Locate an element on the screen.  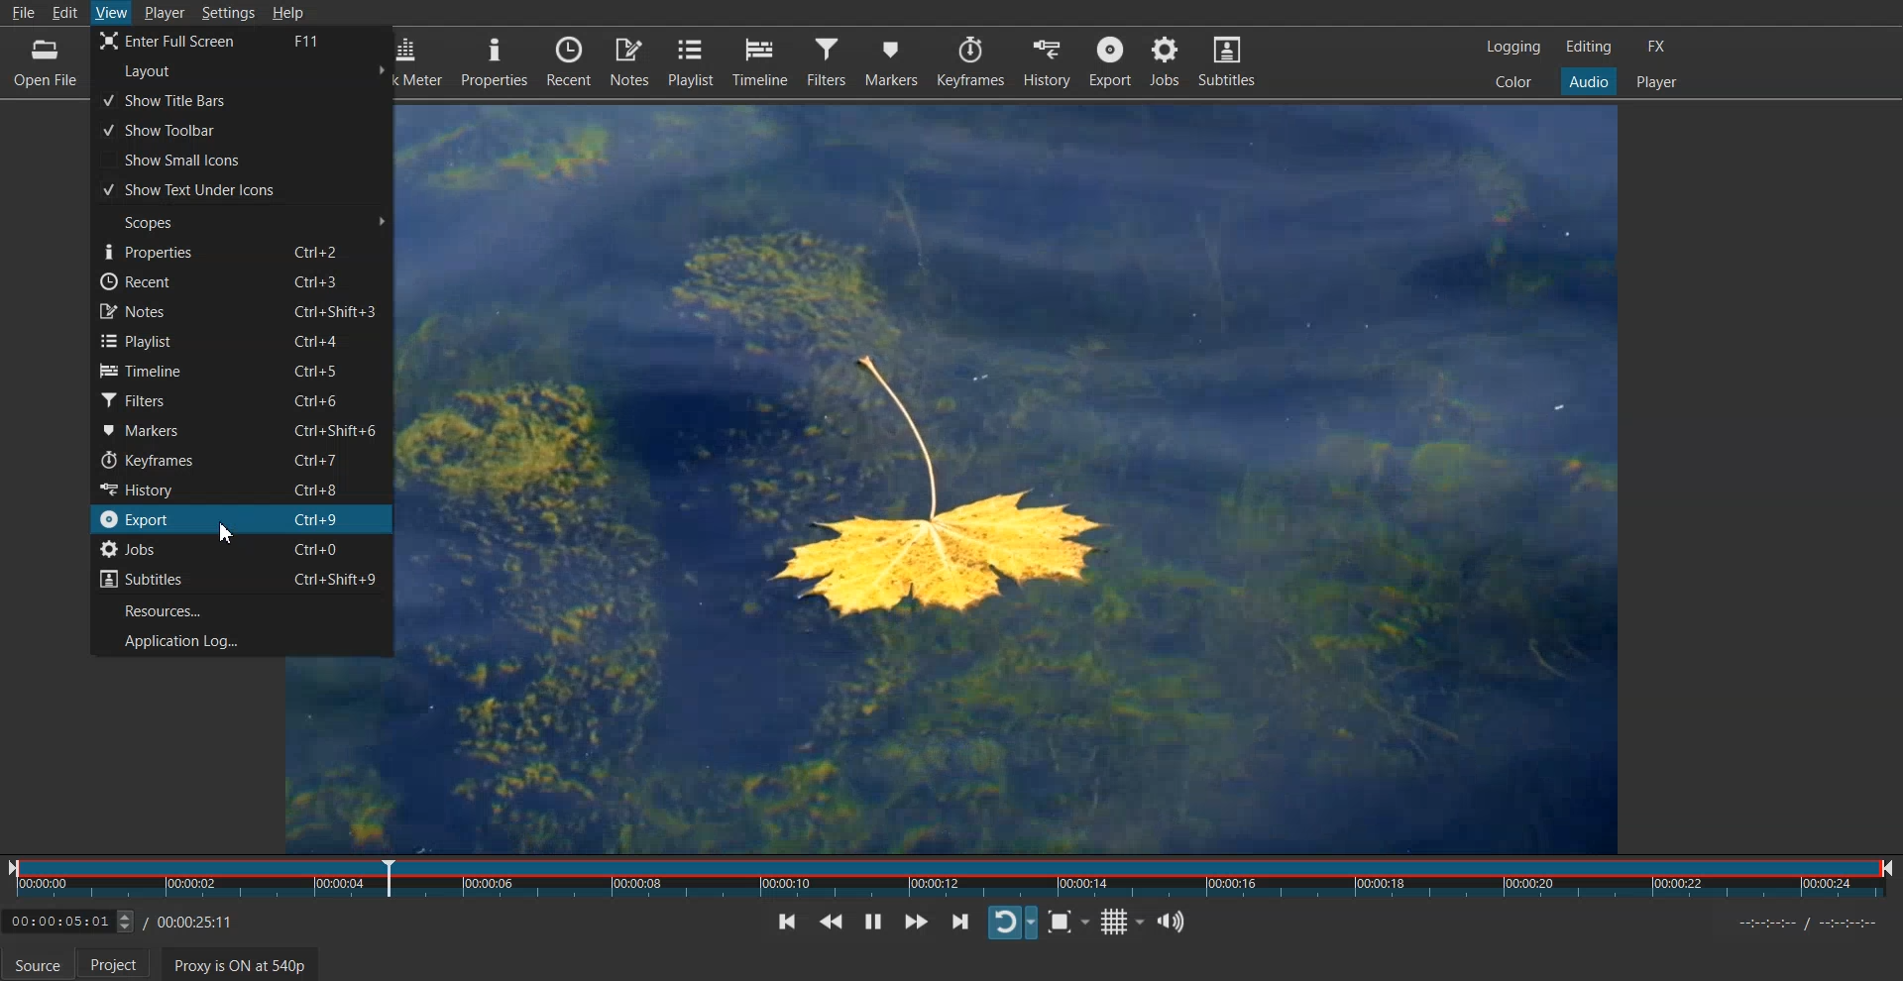
Markers is located at coordinates (240, 429).